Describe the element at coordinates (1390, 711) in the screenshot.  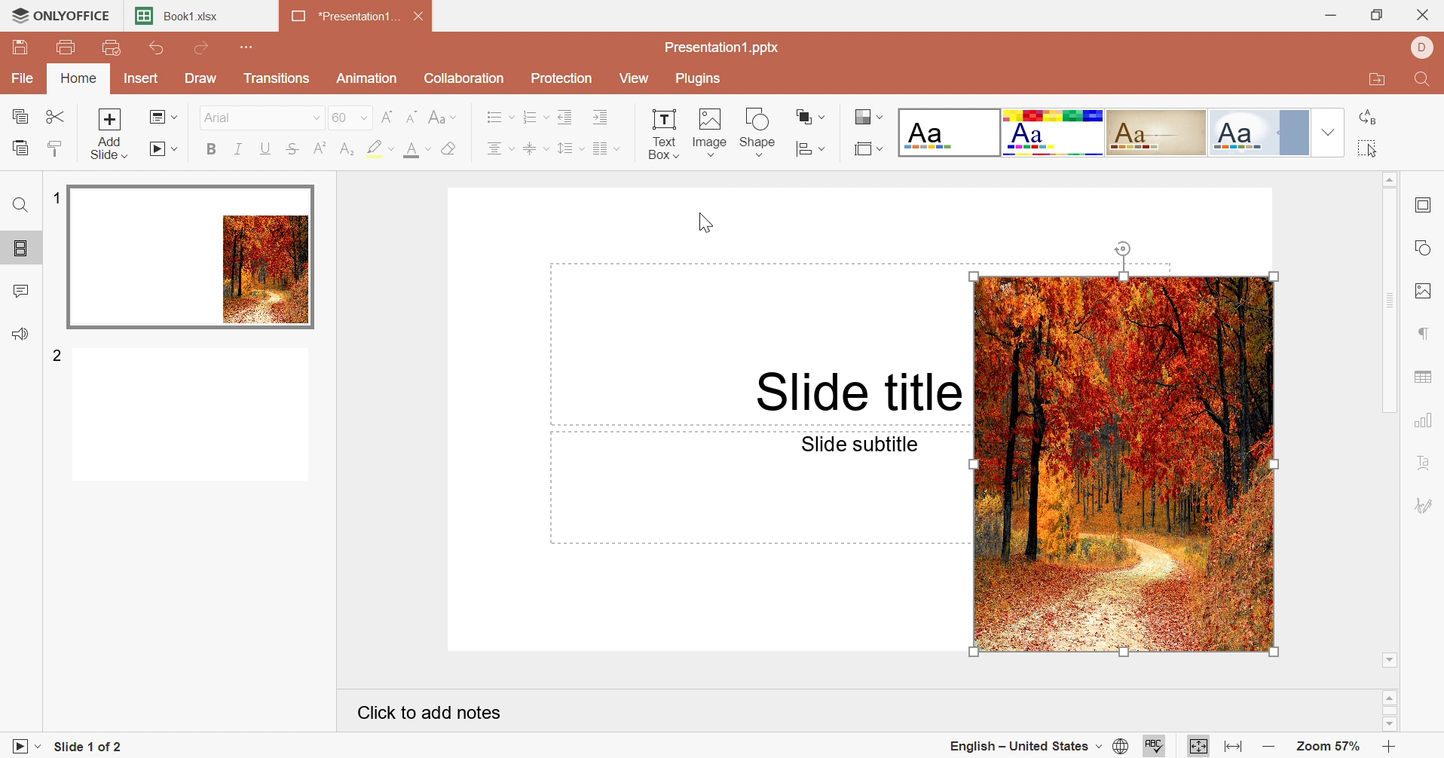
I see `Scroll Bar` at that location.